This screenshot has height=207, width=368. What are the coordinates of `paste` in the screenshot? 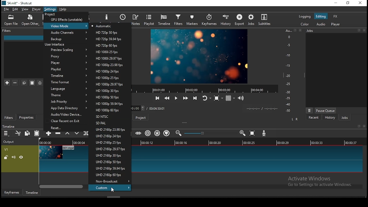 It's located at (32, 83).